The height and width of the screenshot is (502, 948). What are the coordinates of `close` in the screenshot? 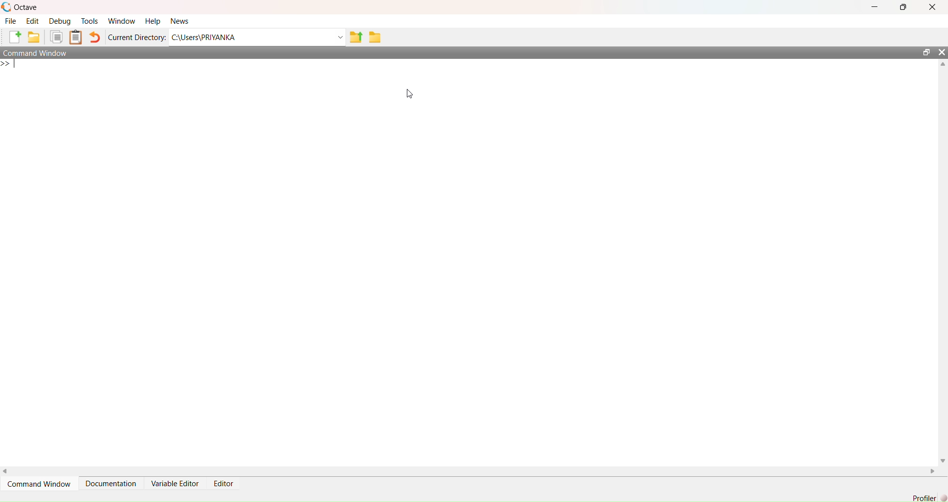 It's located at (942, 52).